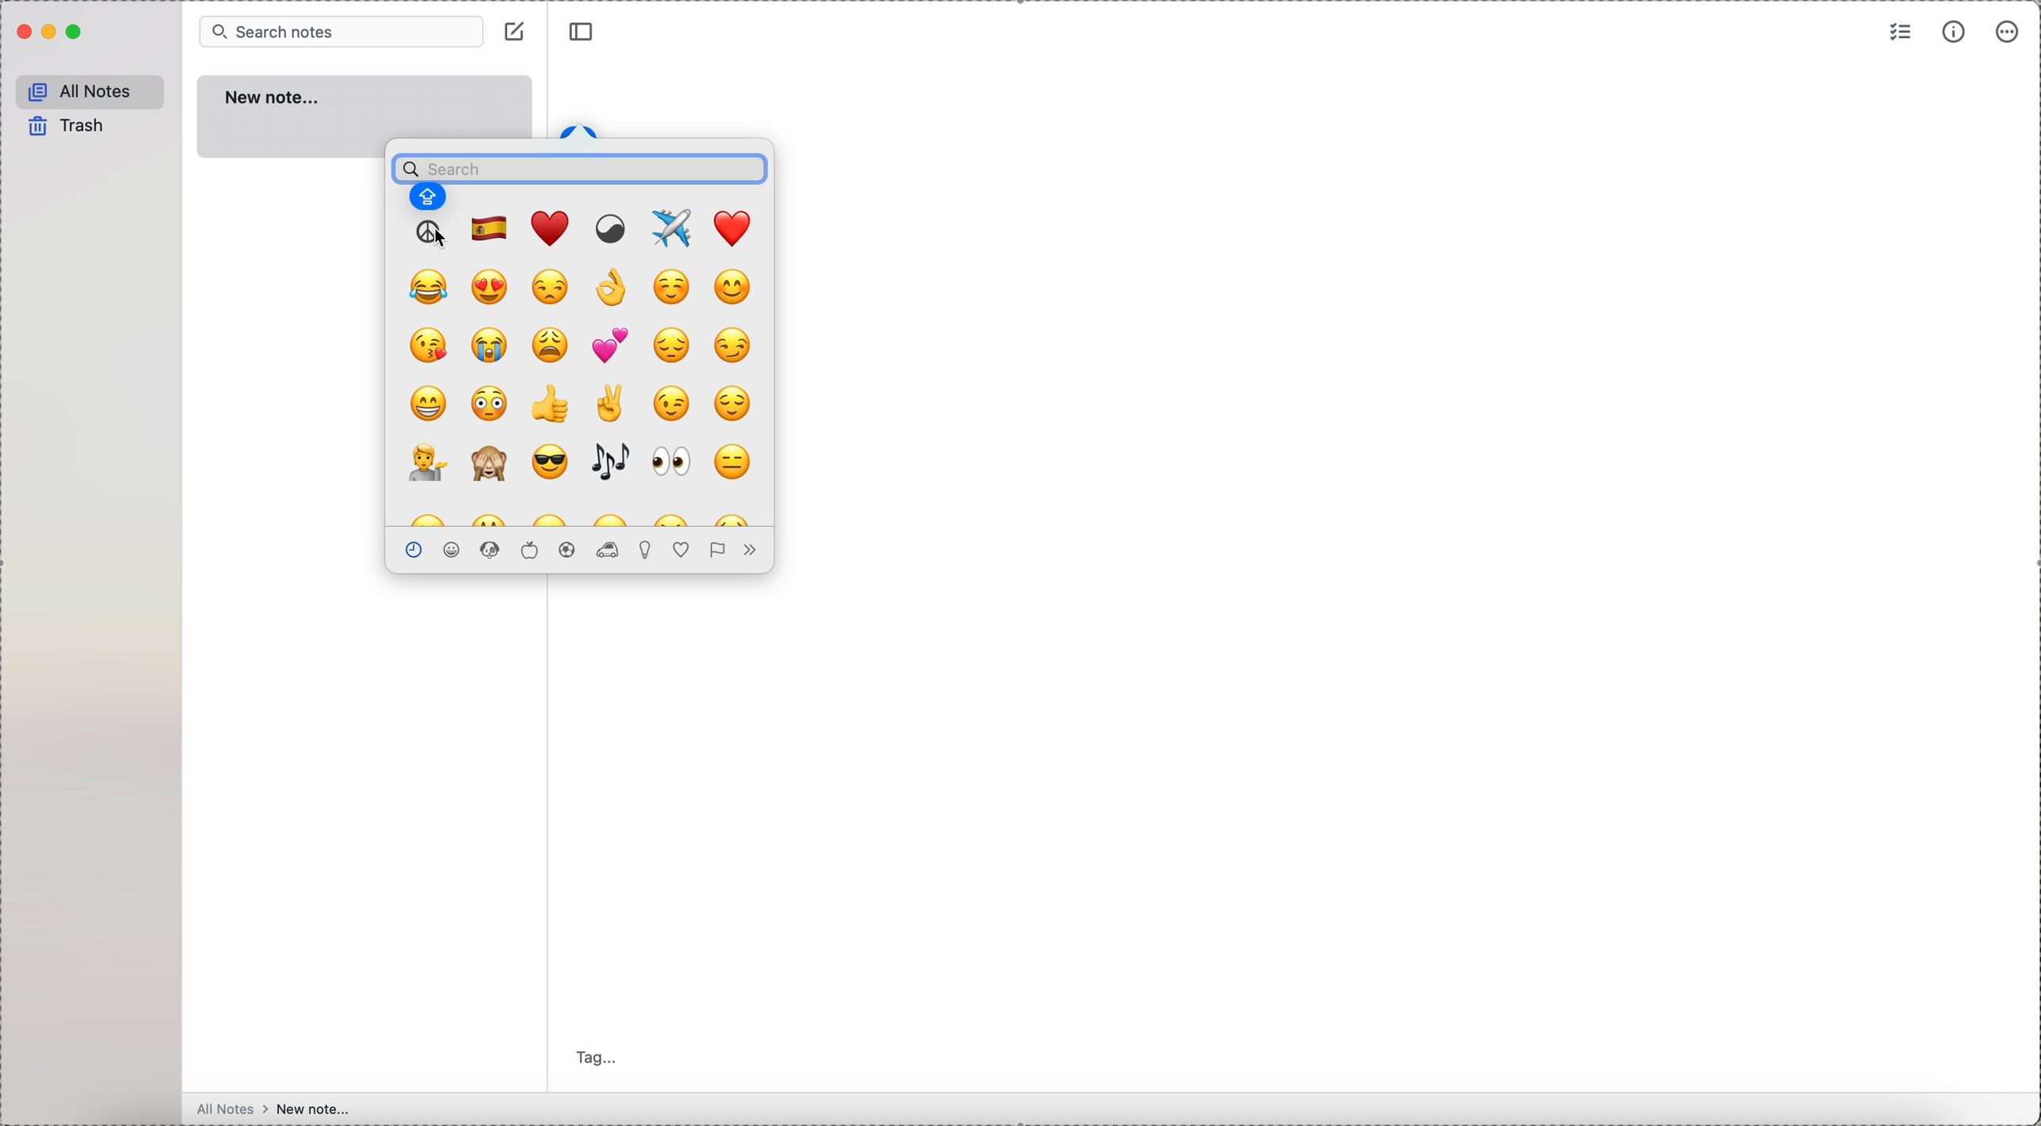 The height and width of the screenshot is (1126, 2041). What do you see at coordinates (93, 90) in the screenshot?
I see `all notes` at bounding box center [93, 90].